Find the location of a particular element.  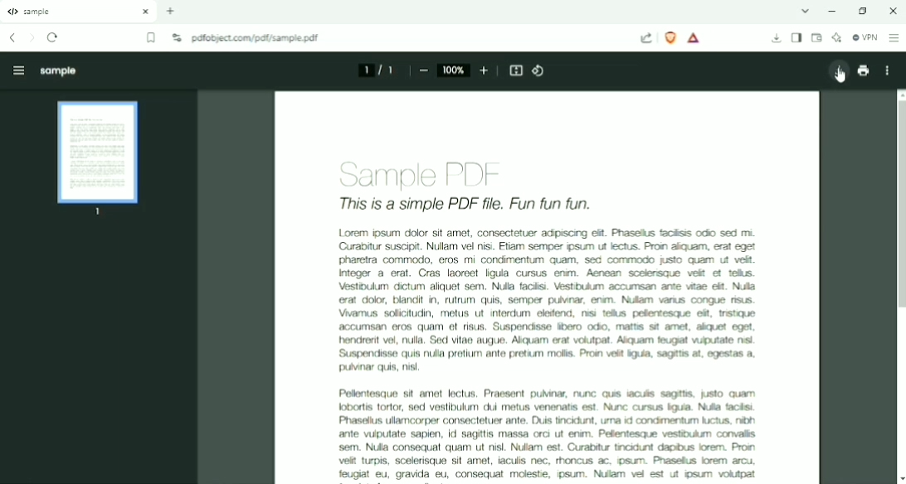

Site is located at coordinates (258, 39).